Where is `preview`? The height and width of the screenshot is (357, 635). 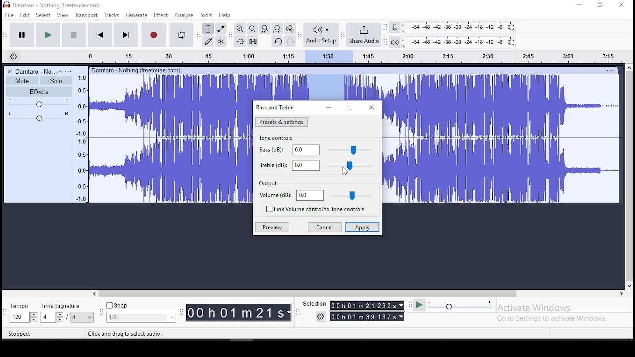 preview is located at coordinates (272, 227).